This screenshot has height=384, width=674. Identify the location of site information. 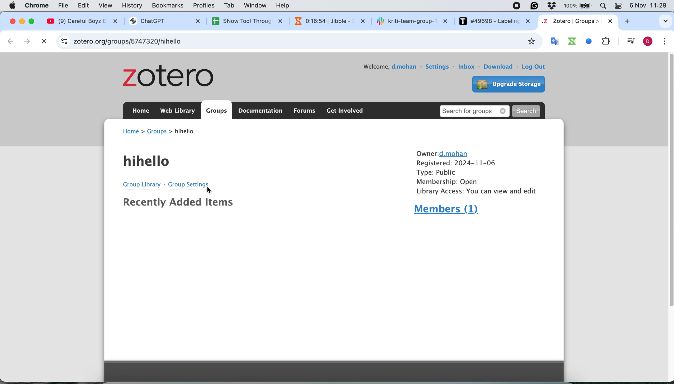
(64, 41).